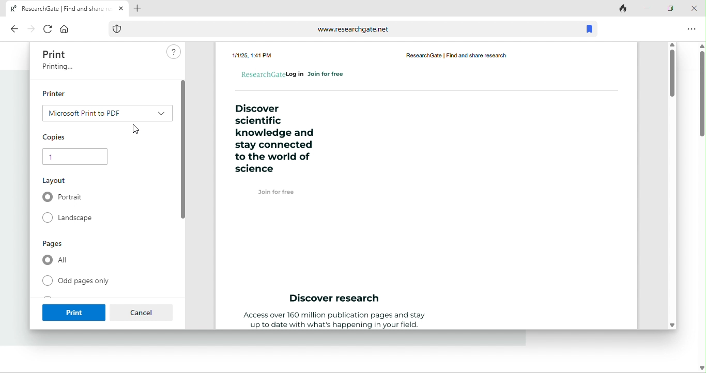 The width and height of the screenshot is (706, 373). What do you see at coordinates (691, 29) in the screenshot?
I see `option` at bounding box center [691, 29].